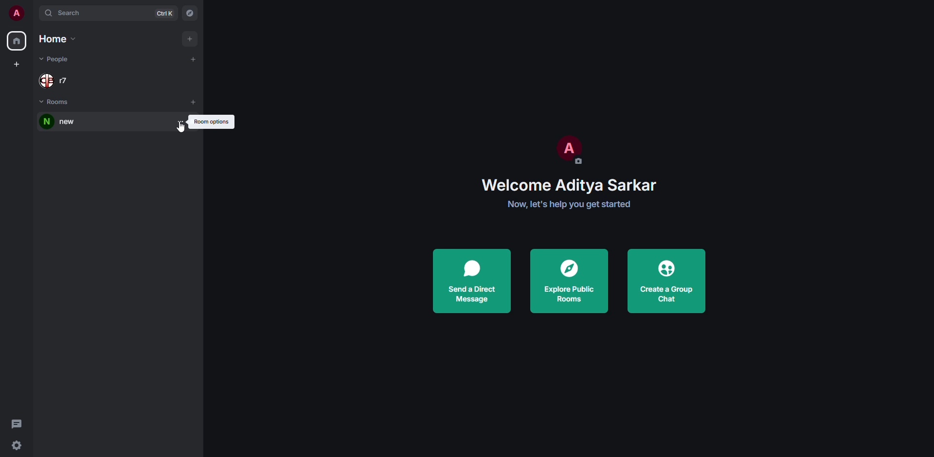  Describe the element at coordinates (190, 14) in the screenshot. I see `navigator` at that location.